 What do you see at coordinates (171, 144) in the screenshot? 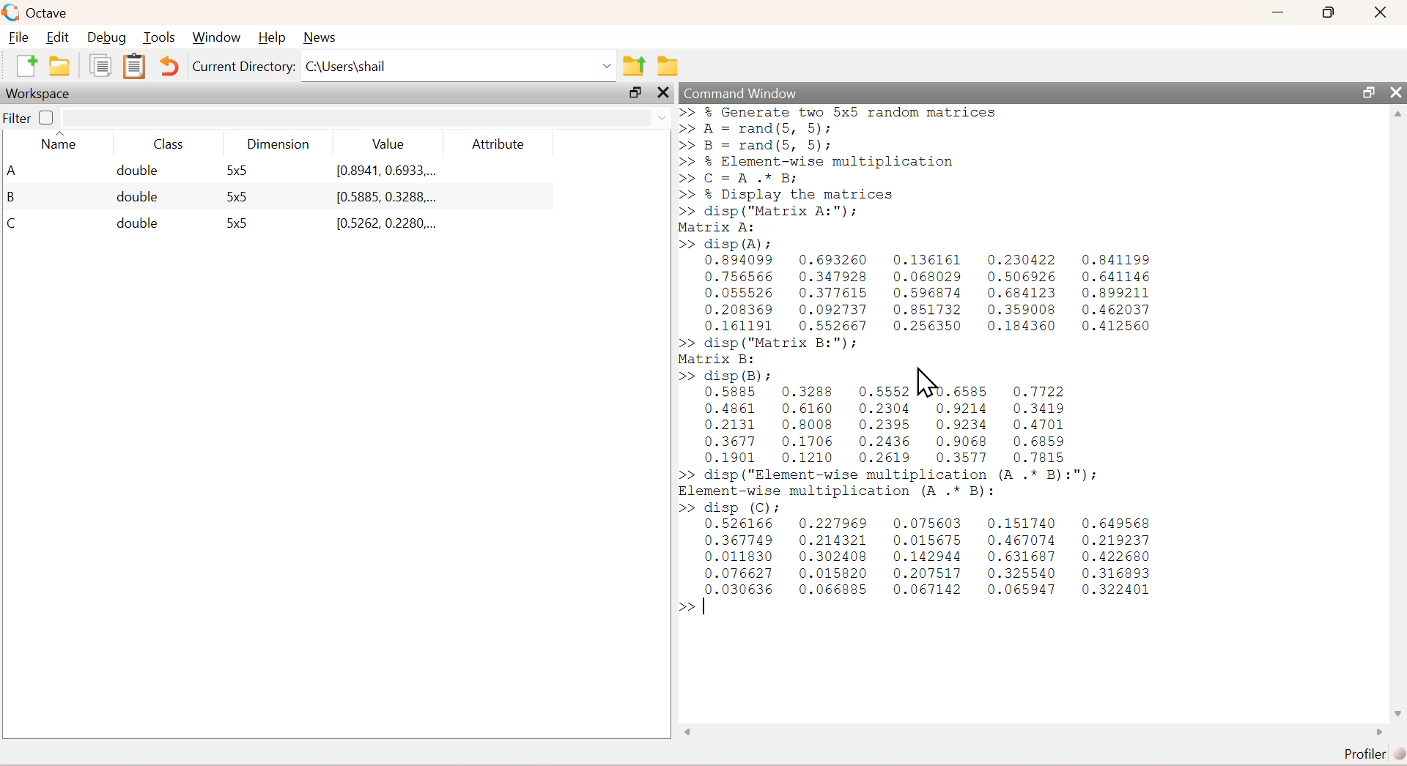
I see `Class` at bounding box center [171, 144].